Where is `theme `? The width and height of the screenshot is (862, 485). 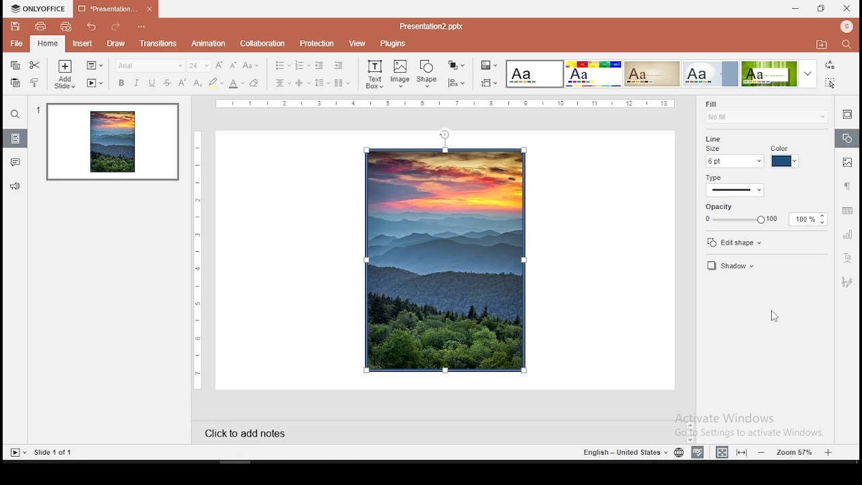
theme  is located at coordinates (535, 73).